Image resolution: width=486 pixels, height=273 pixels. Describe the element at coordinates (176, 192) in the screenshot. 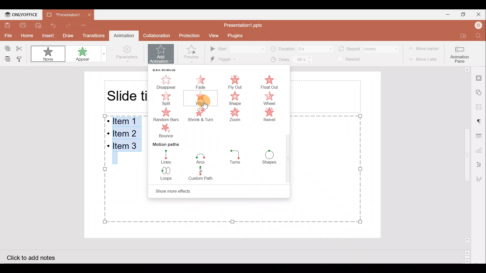

I see `Show more effects` at that location.